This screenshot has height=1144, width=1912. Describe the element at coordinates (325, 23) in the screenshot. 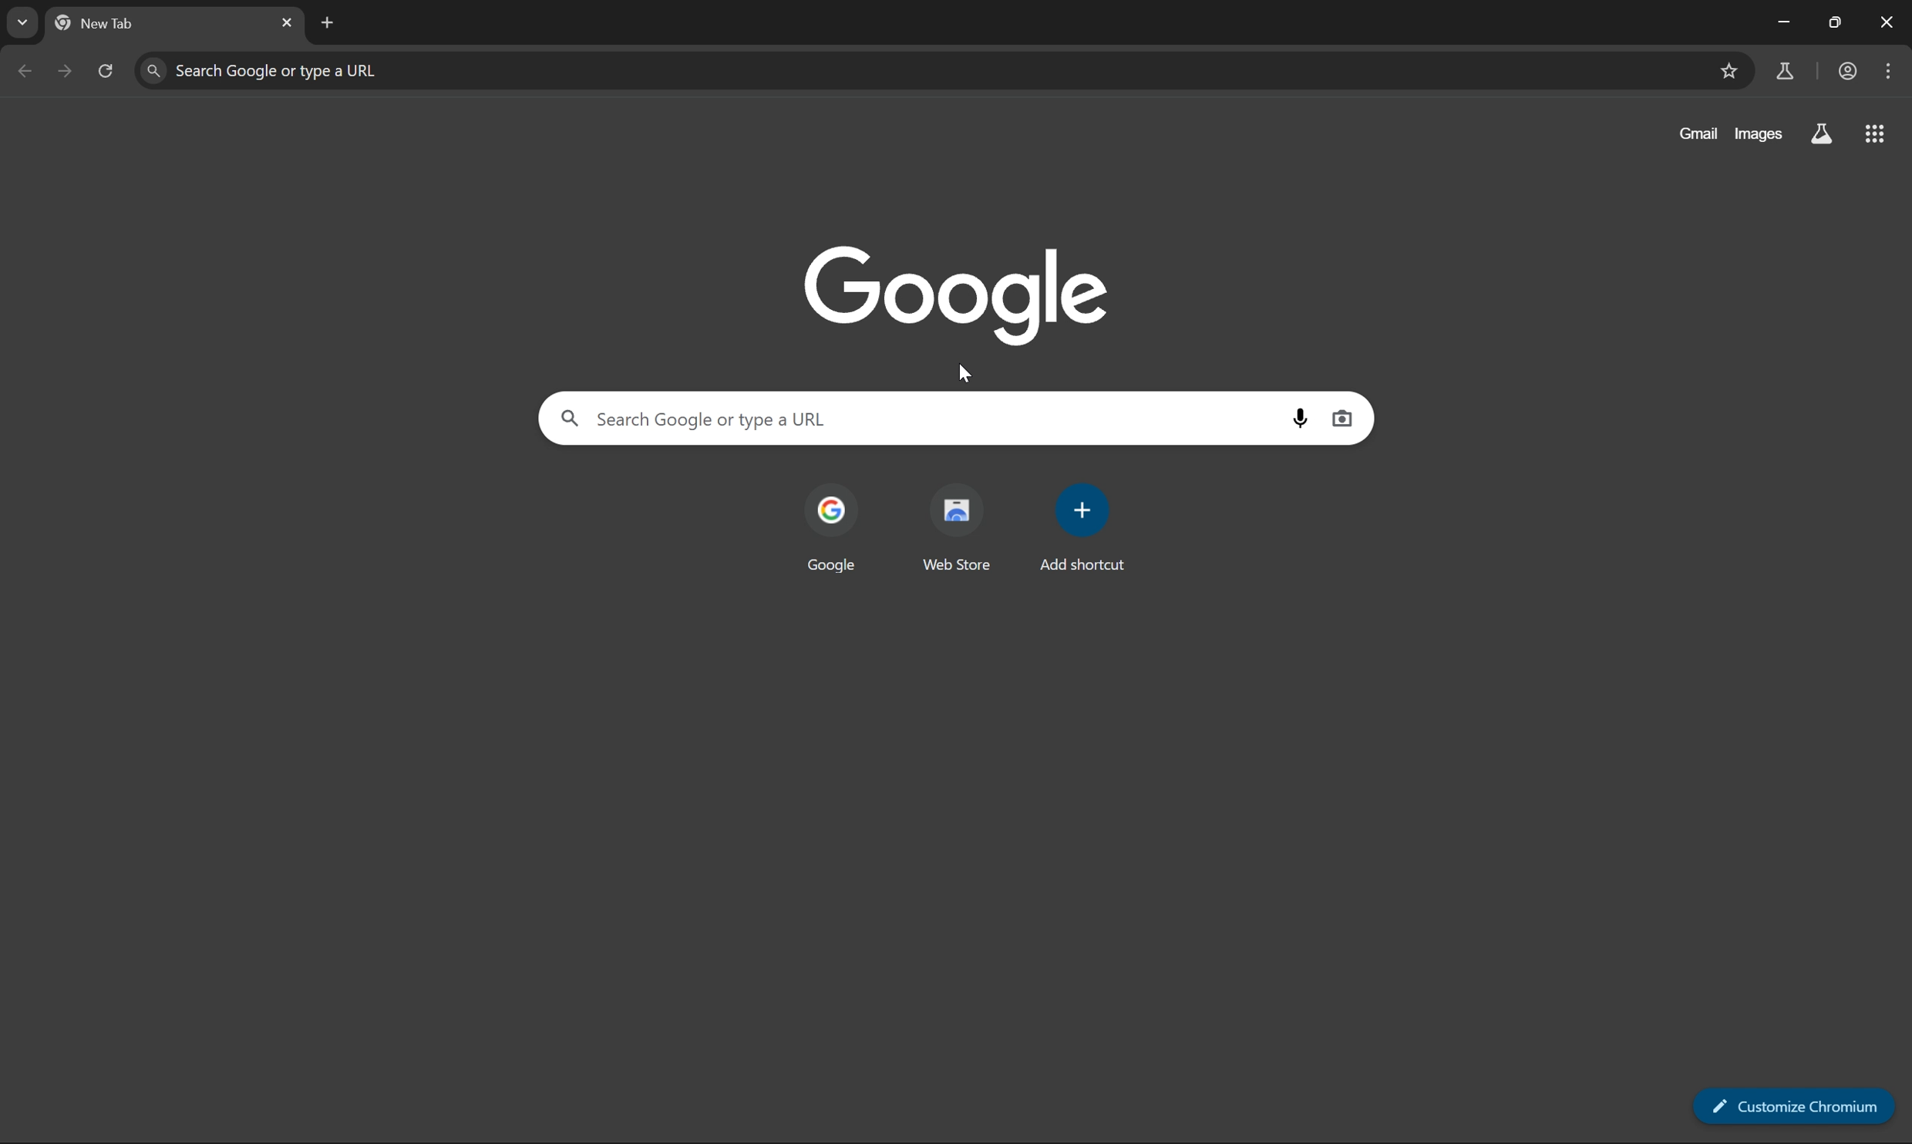

I see `new tab` at that location.